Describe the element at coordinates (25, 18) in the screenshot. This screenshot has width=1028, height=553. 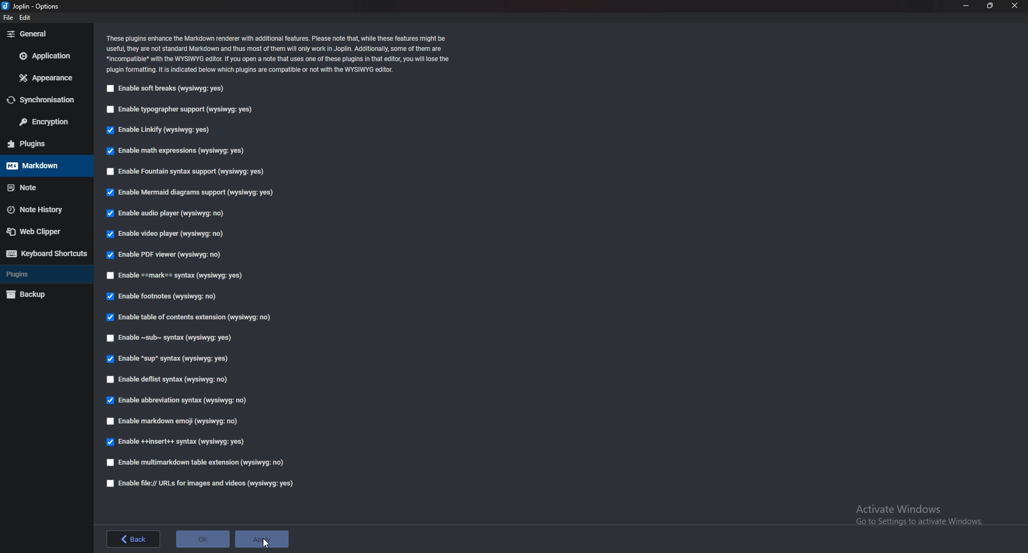
I see `edit` at that location.